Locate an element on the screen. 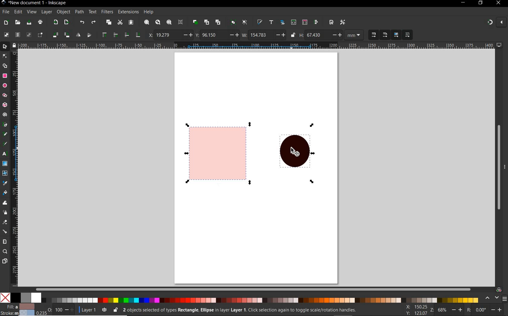  open export is located at coordinates (67, 22).